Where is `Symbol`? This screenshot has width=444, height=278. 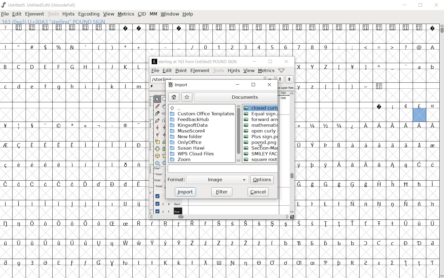 Symbol is located at coordinates (6, 184).